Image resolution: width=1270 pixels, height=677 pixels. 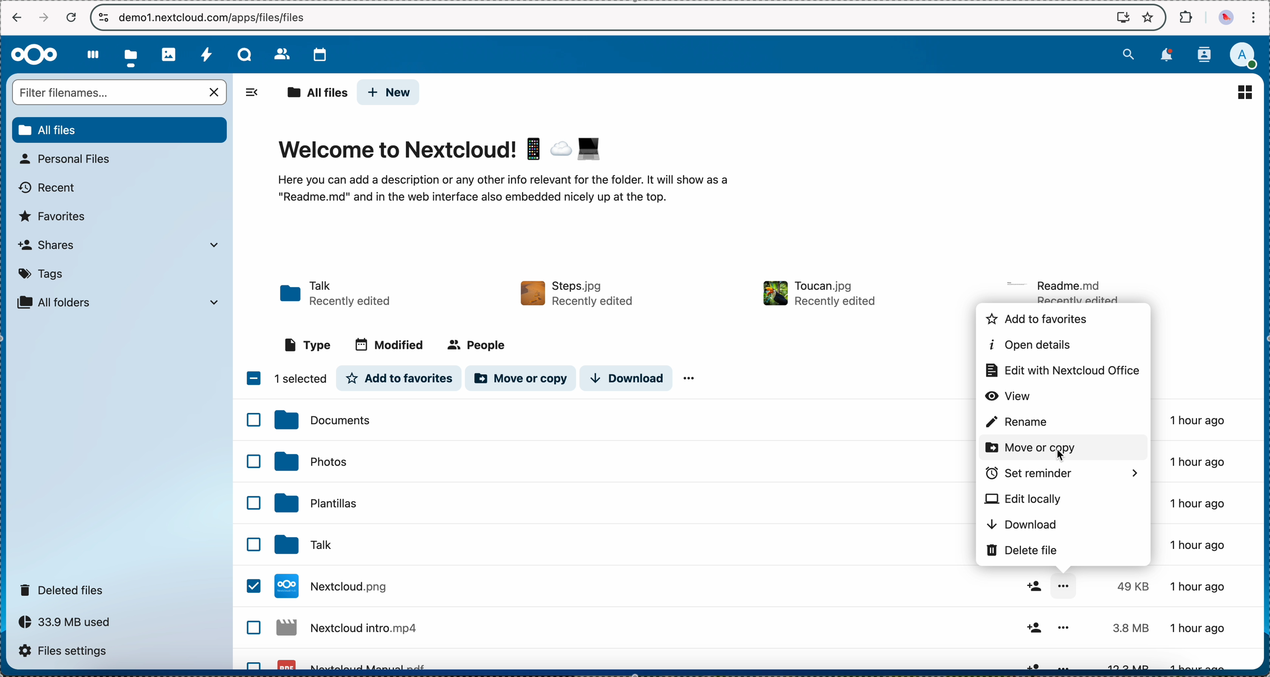 What do you see at coordinates (1033, 344) in the screenshot?
I see `open details` at bounding box center [1033, 344].